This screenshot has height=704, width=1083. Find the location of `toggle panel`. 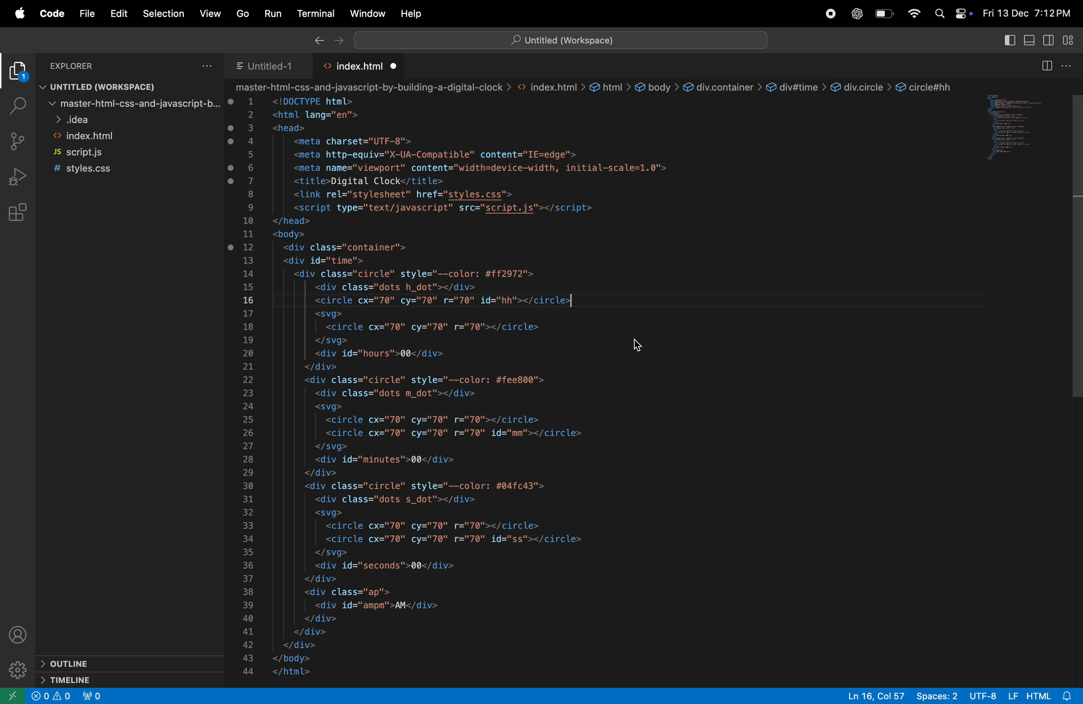

toggle panel is located at coordinates (1028, 41).